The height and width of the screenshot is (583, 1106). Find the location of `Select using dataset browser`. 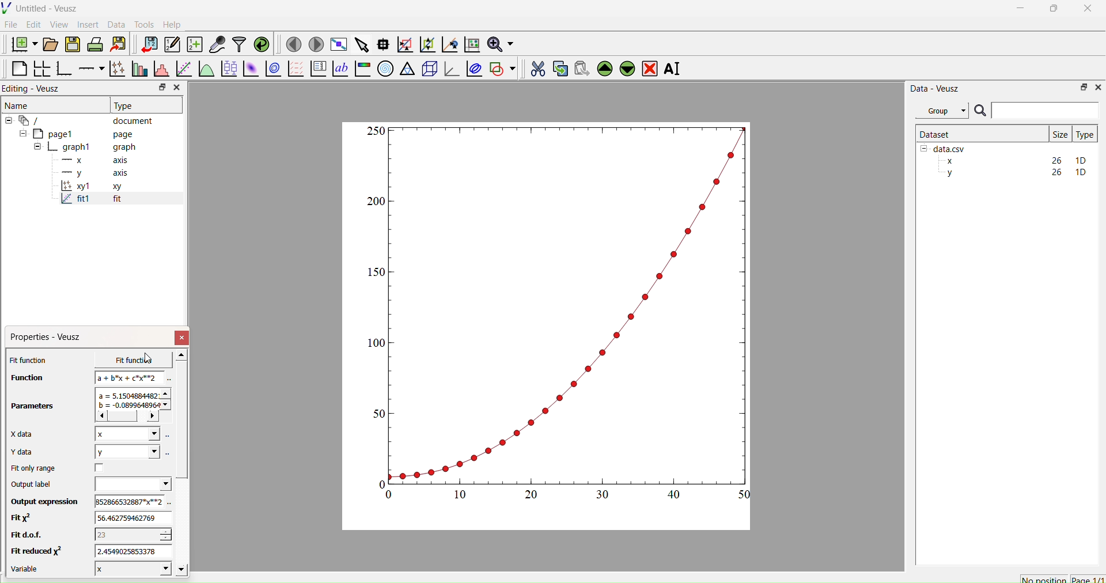

Select using dataset browser is located at coordinates (168, 438).